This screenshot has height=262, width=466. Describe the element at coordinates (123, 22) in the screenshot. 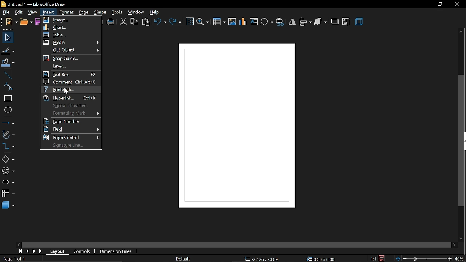

I see `cut ` at that location.